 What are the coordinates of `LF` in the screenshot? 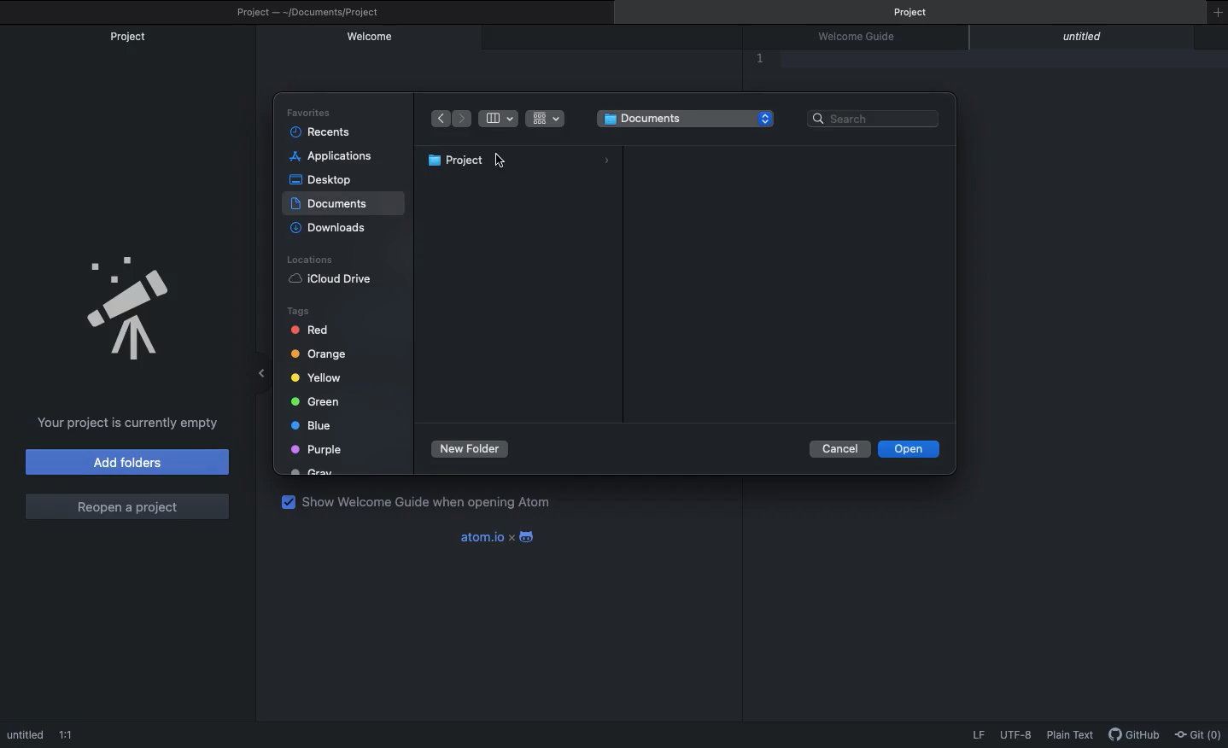 It's located at (979, 732).